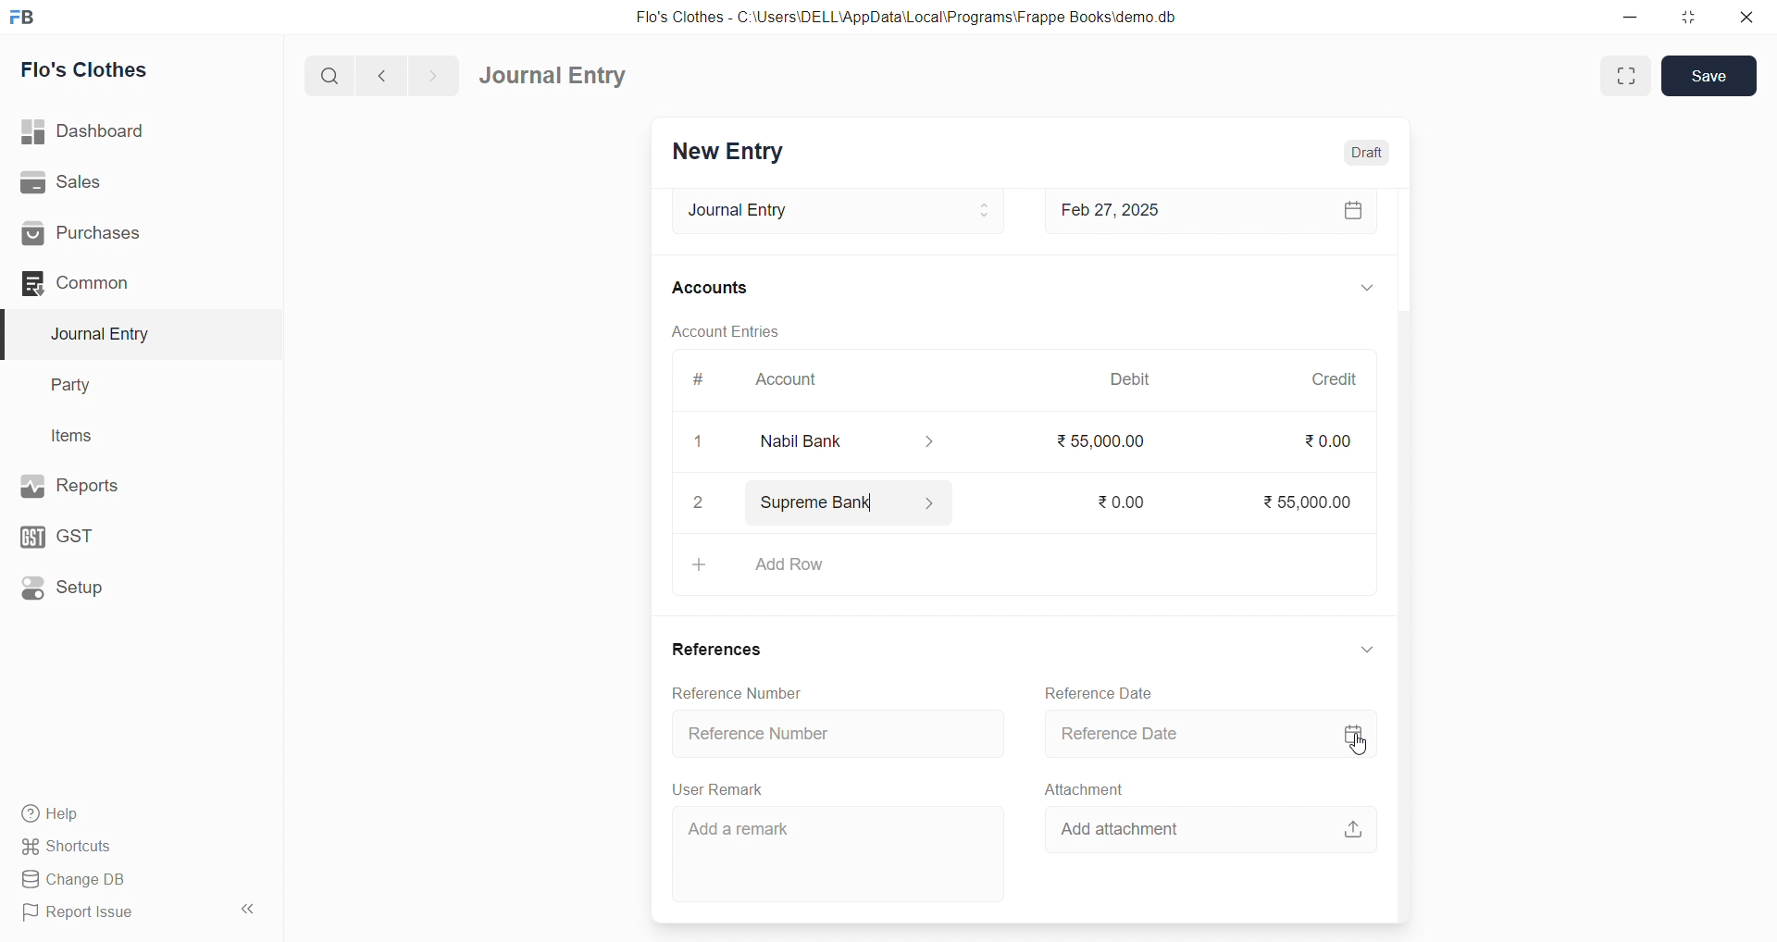 The image size is (1777, 942). What do you see at coordinates (832, 211) in the screenshot?
I see `Journal Entry` at bounding box center [832, 211].